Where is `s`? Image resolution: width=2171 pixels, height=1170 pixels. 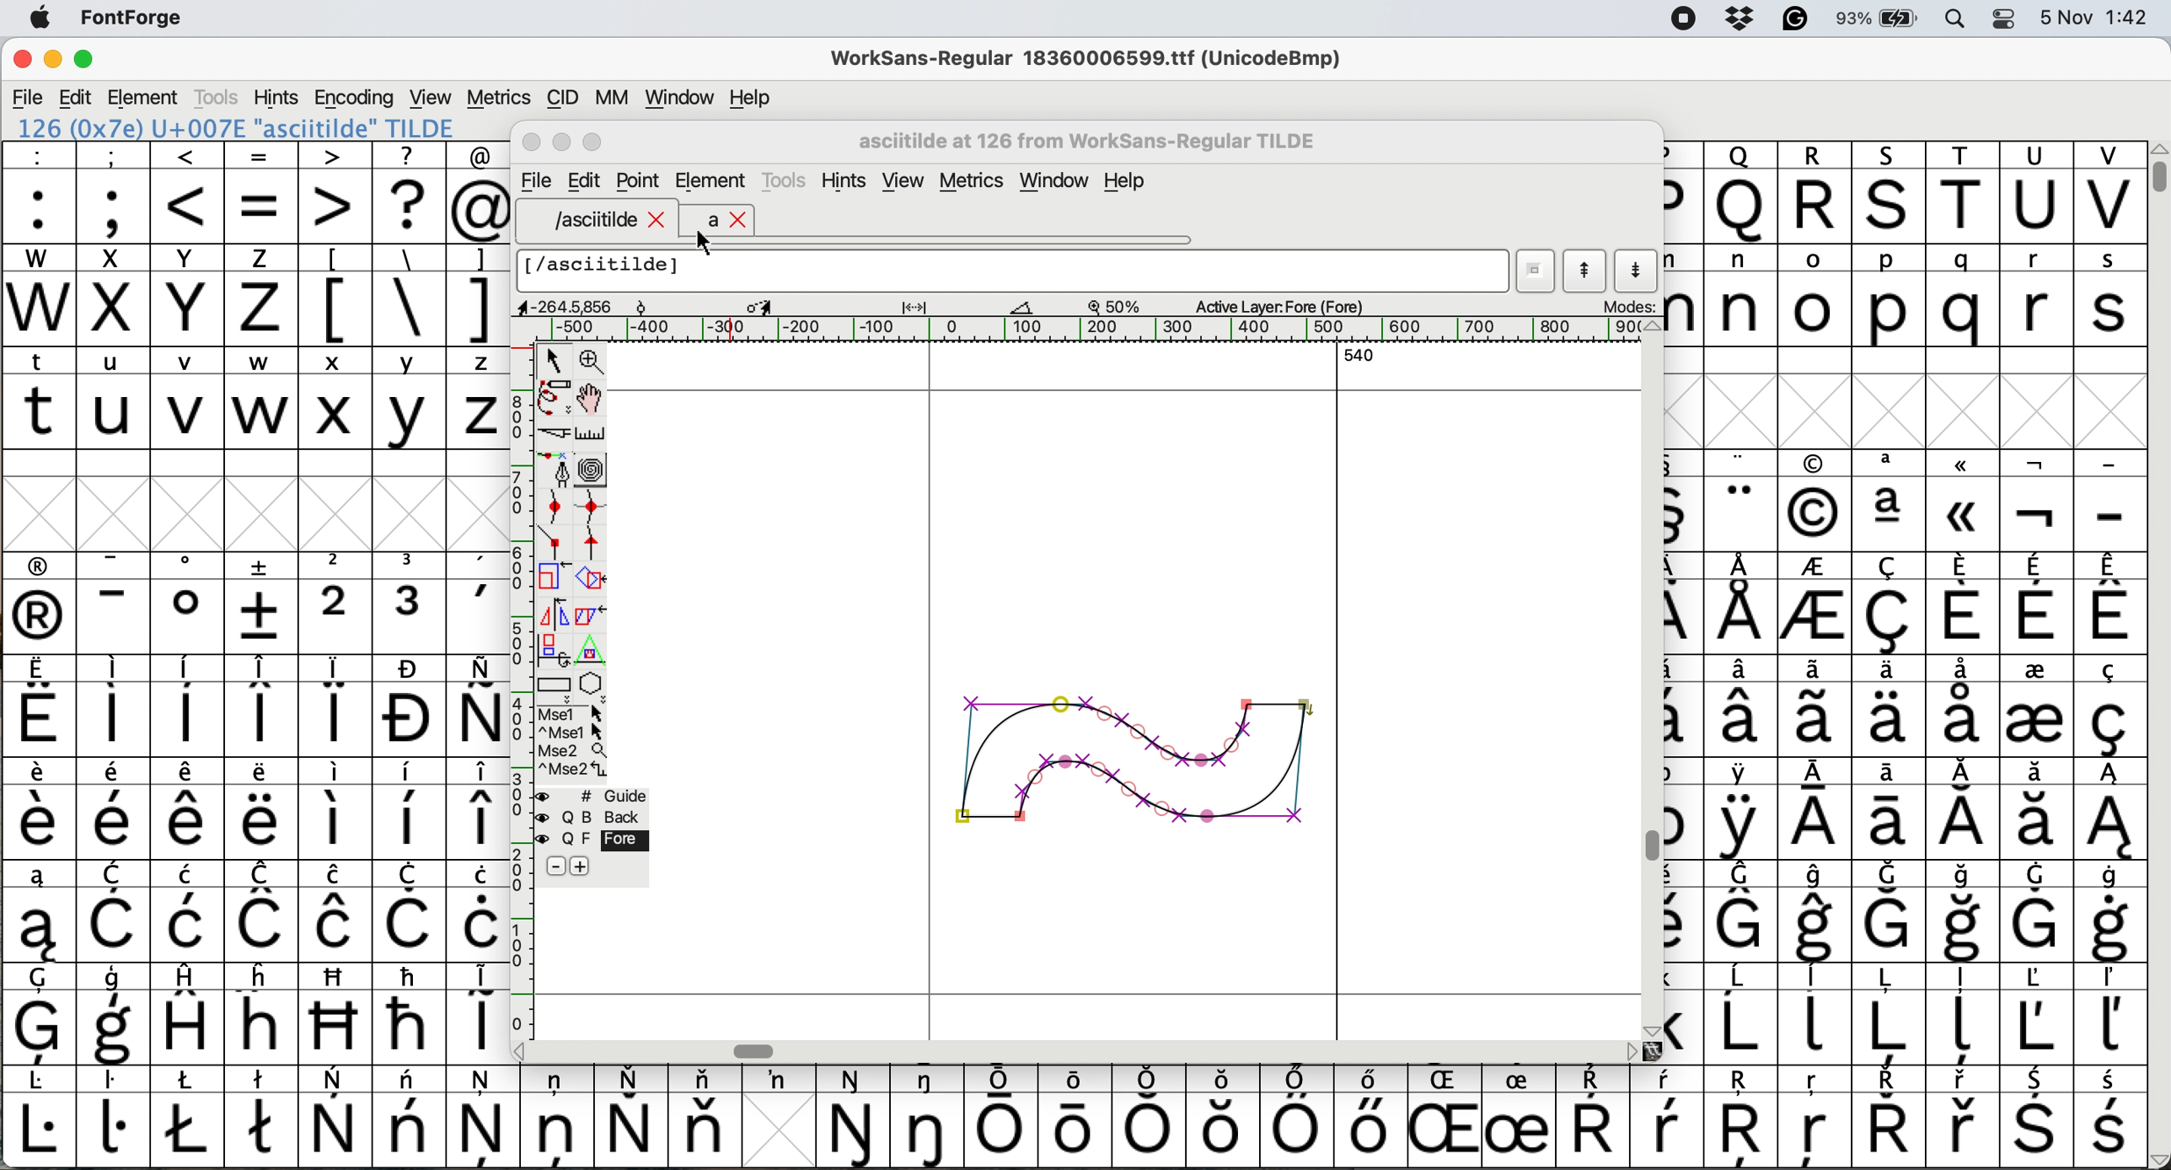 s is located at coordinates (2110, 296).